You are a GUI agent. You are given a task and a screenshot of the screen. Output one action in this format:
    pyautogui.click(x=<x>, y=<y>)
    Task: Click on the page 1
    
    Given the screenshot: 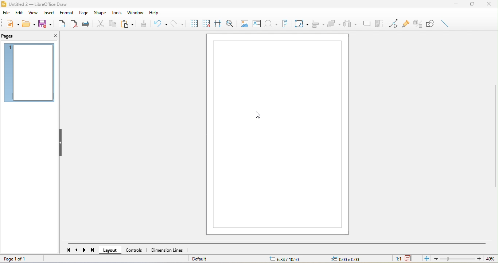 What is the action you would take?
    pyautogui.click(x=29, y=72)
    